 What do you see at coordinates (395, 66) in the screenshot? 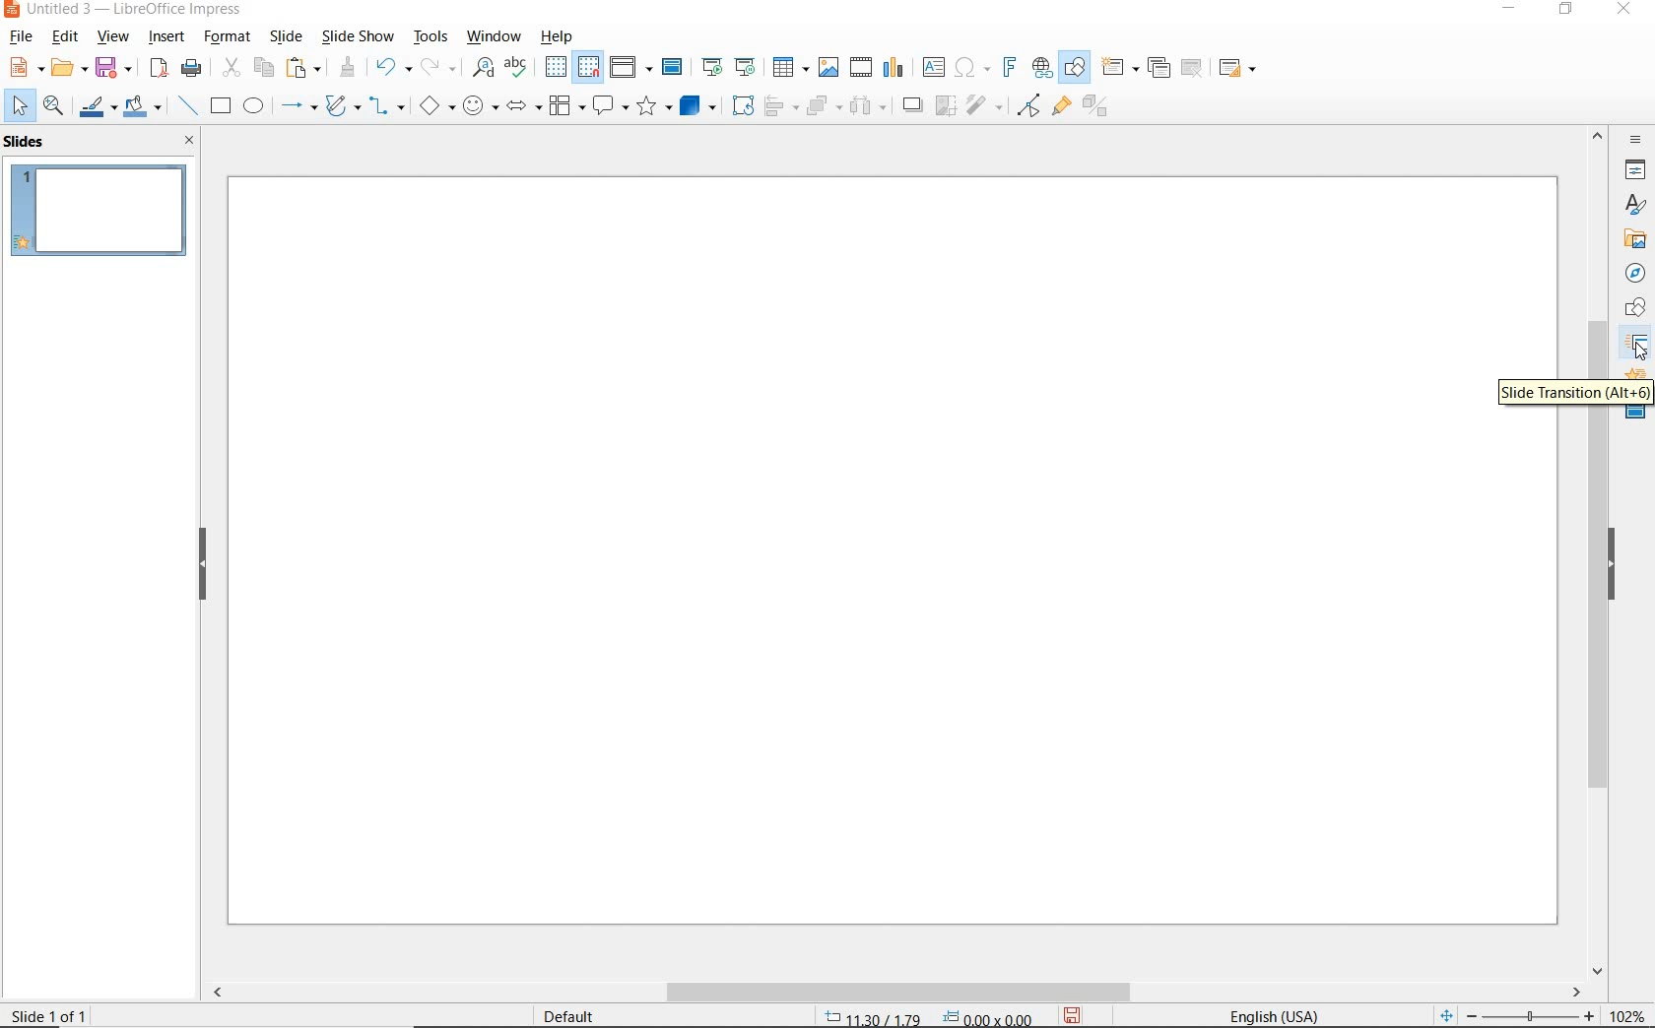
I see `UNDO` at bounding box center [395, 66].